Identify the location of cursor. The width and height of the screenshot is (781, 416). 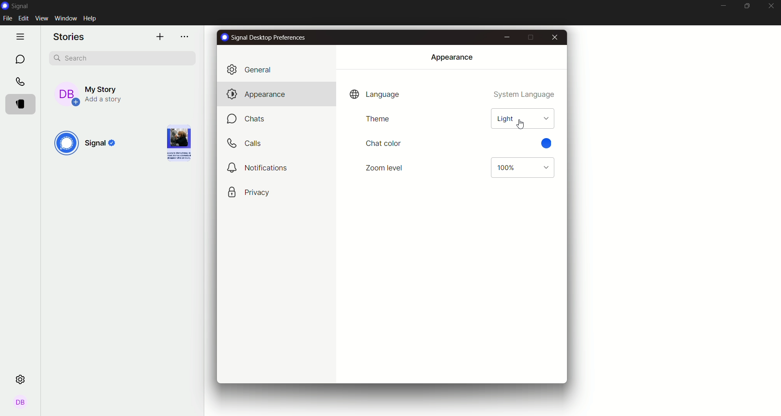
(524, 124).